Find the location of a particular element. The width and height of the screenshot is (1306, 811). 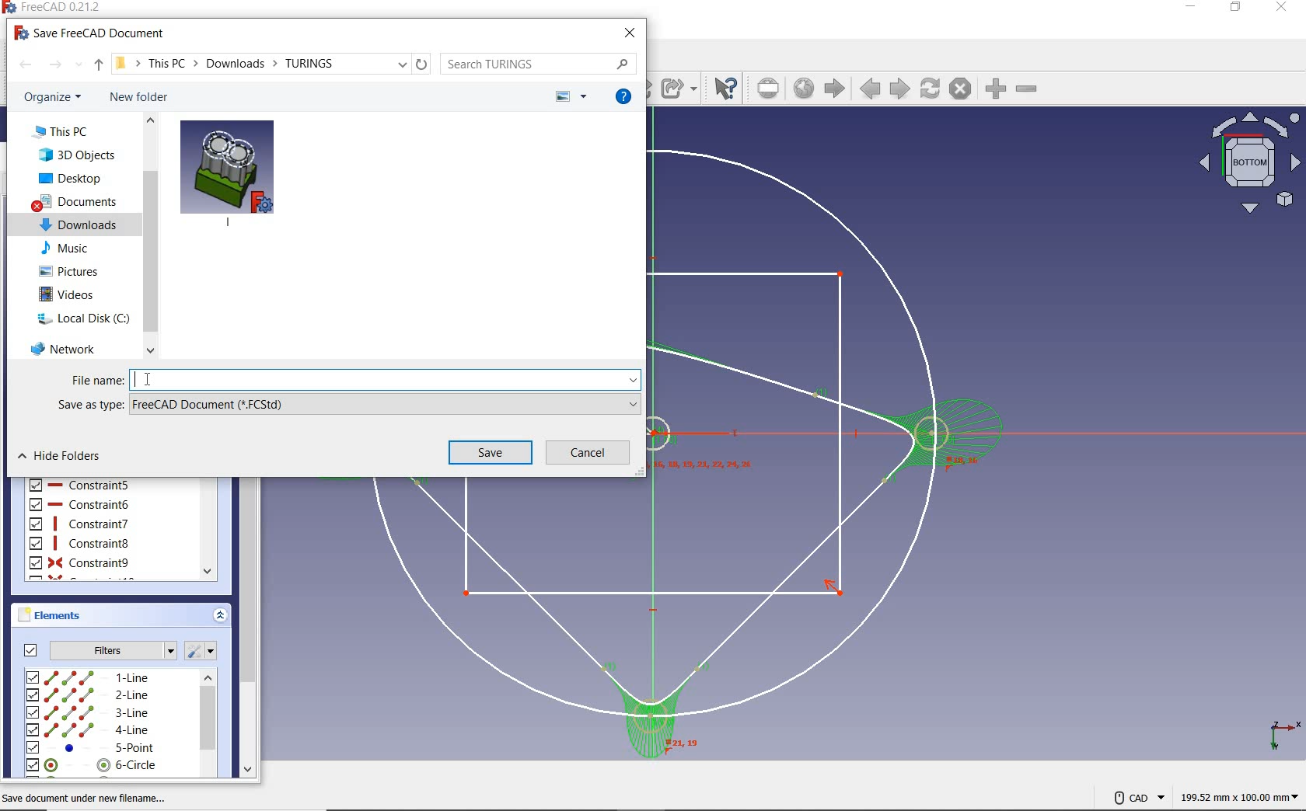

save freeCAD document is located at coordinates (90, 32).